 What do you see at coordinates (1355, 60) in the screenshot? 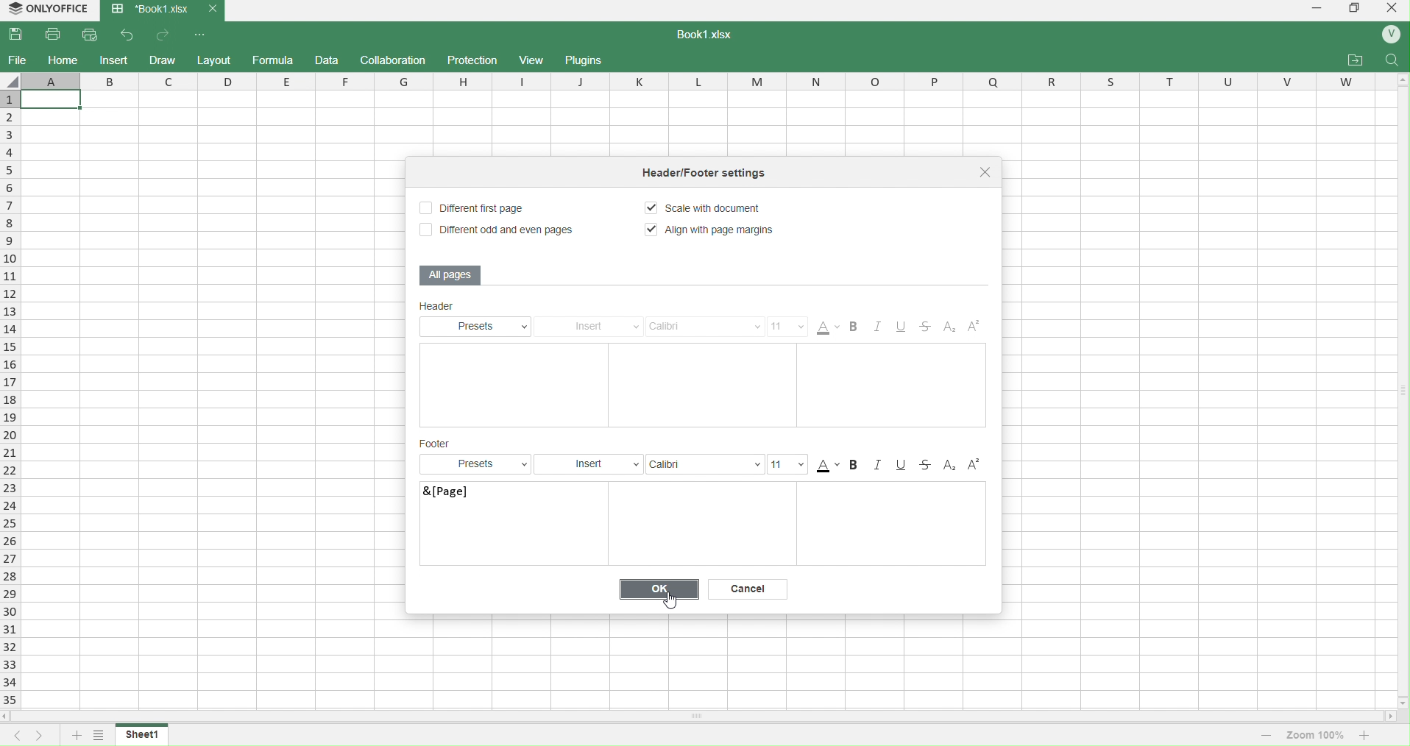
I see `attachments` at bounding box center [1355, 60].